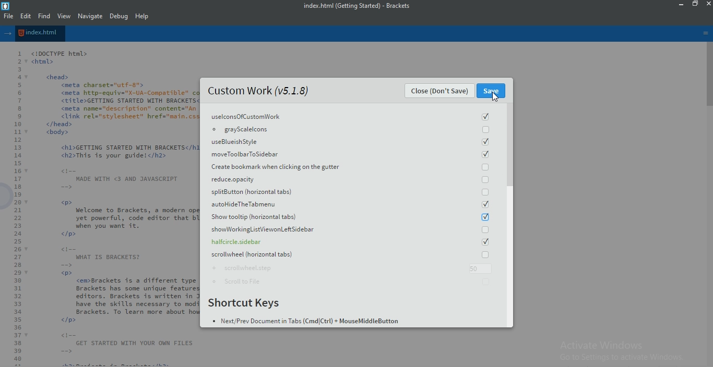  Describe the element at coordinates (352, 217) in the screenshot. I see `Show tooltip(horizontal tabs)` at that location.